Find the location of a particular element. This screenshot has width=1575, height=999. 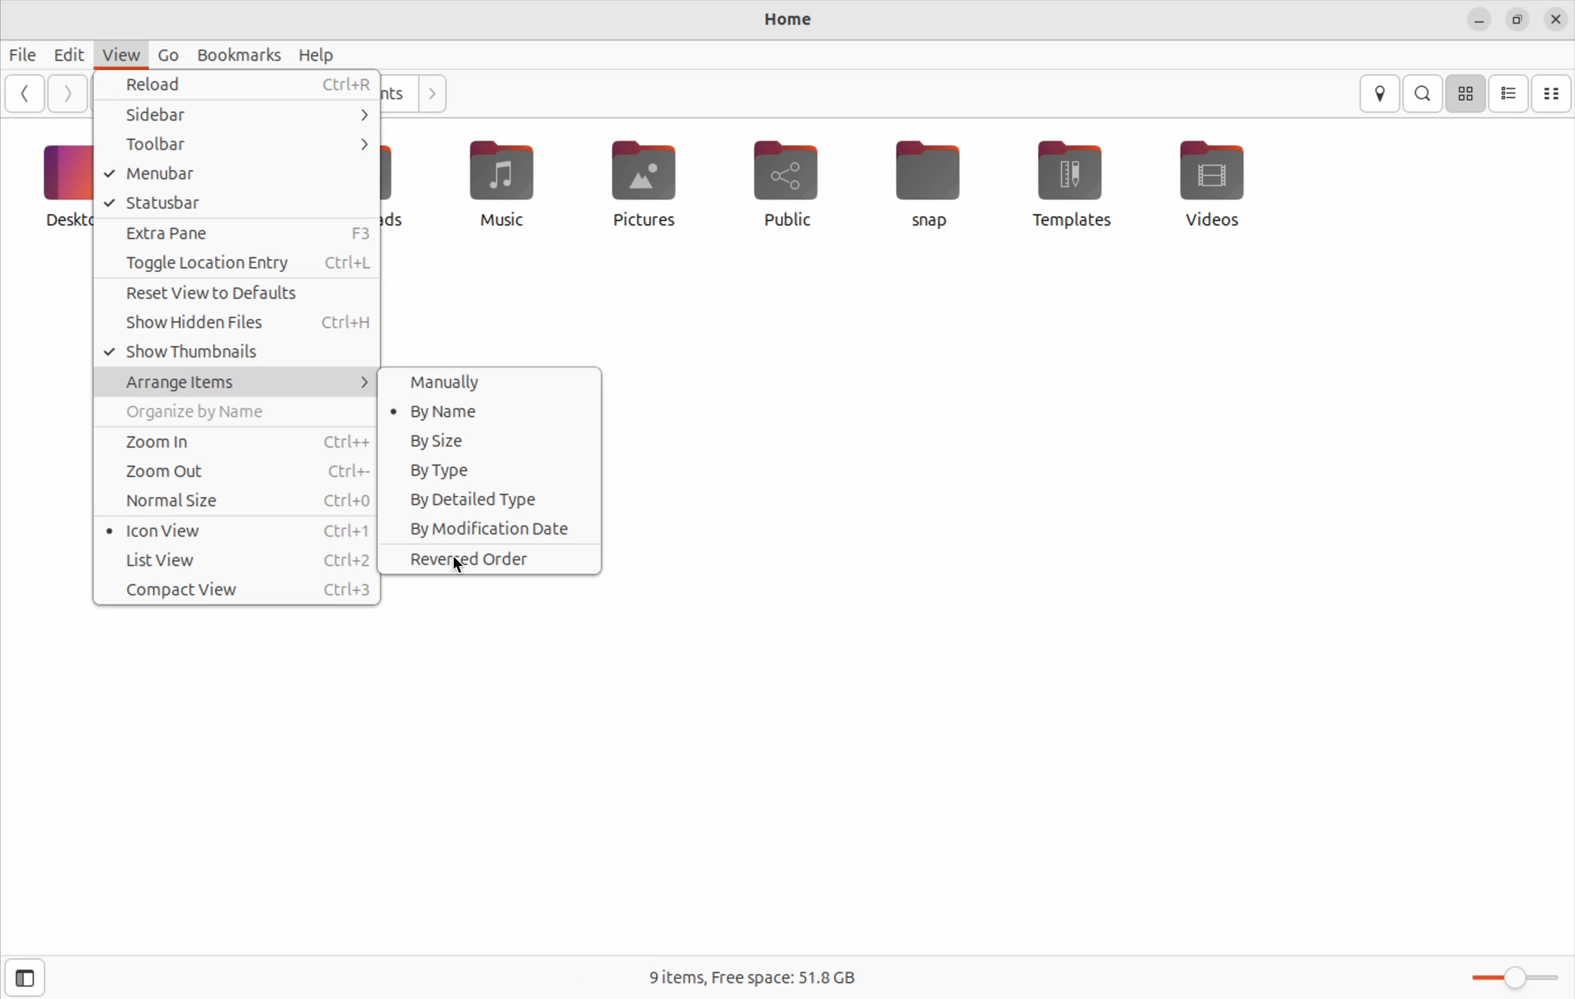

reload is located at coordinates (245, 85).